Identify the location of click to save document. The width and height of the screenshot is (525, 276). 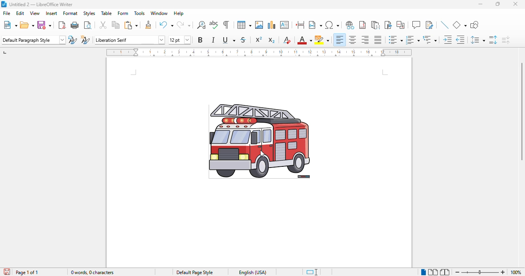
(7, 271).